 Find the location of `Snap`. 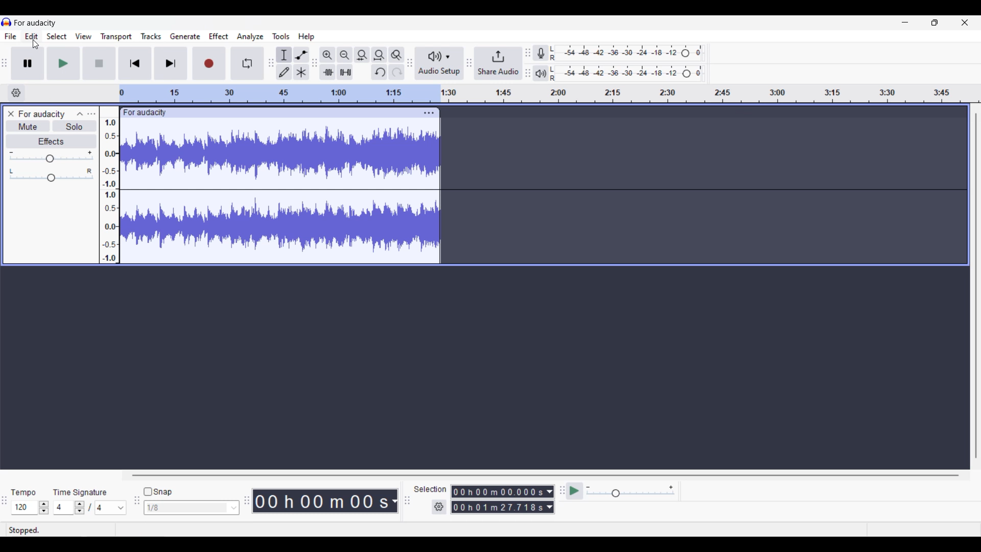

Snap is located at coordinates (158, 491).